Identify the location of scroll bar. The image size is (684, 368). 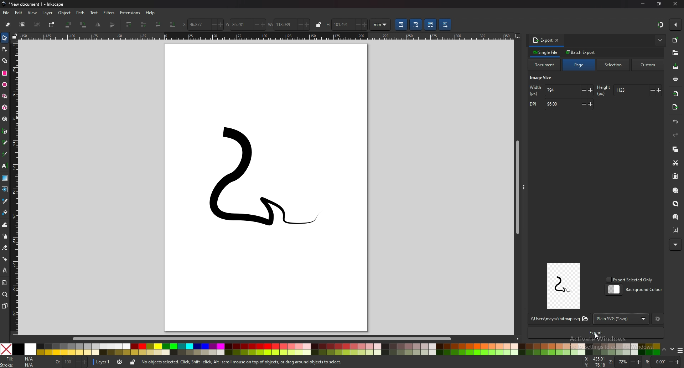
(516, 186).